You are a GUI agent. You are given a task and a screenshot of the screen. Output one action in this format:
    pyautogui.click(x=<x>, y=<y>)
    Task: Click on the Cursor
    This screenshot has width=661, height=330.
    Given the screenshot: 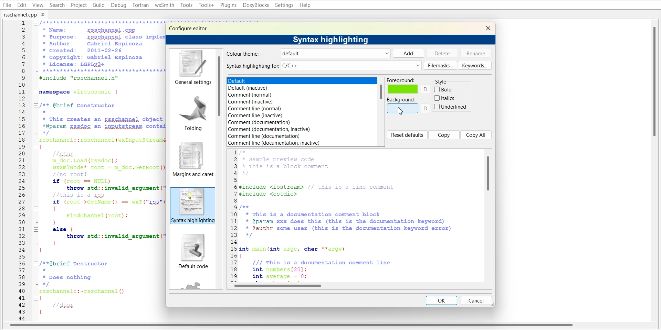 What is the action you would take?
    pyautogui.click(x=401, y=111)
    